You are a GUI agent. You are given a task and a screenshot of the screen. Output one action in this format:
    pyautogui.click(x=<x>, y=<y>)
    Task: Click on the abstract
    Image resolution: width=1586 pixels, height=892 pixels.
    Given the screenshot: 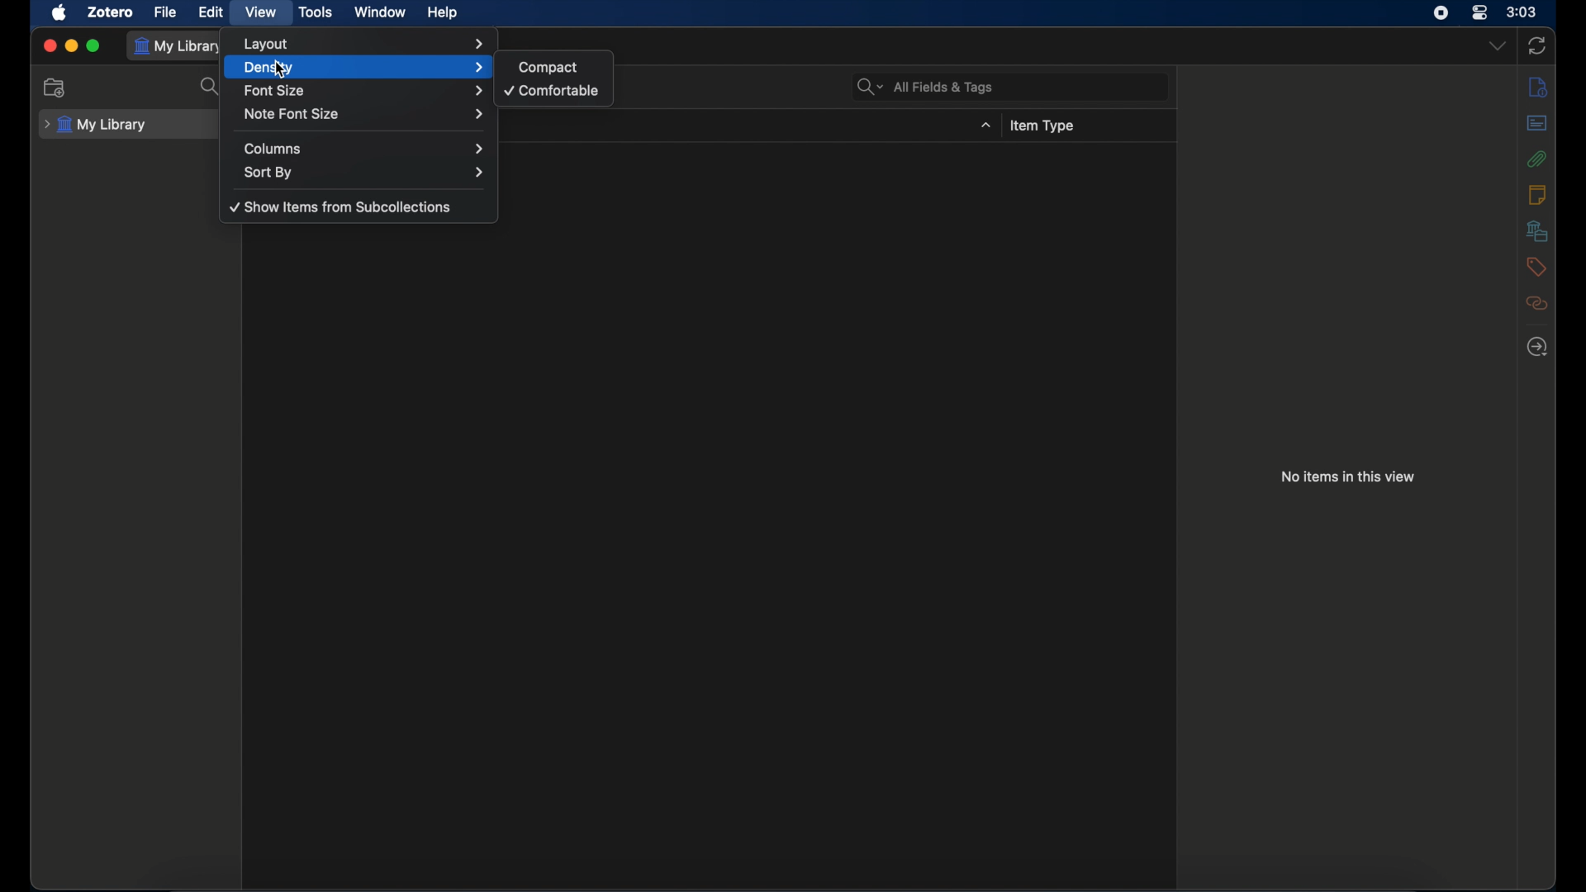 What is the action you would take?
    pyautogui.click(x=1537, y=122)
    